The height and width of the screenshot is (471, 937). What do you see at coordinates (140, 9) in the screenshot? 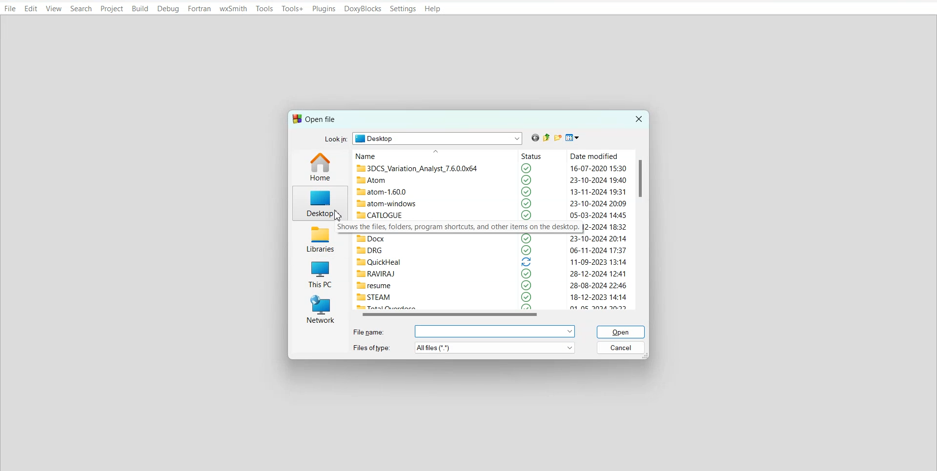
I see `Build` at bounding box center [140, 9].